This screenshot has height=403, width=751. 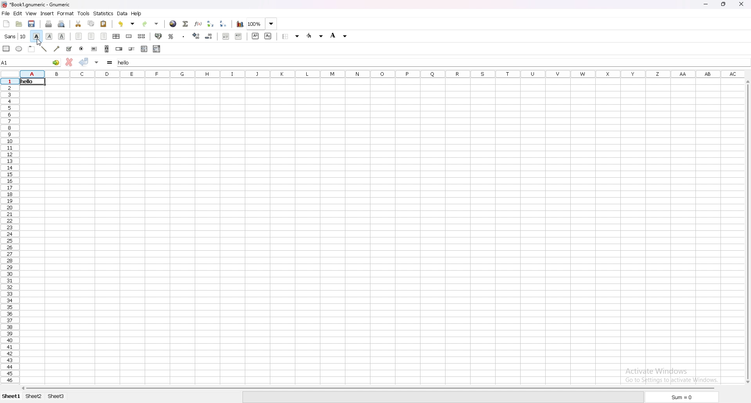 What do you see at coordinates (151, 24) in the screenshot?
I see `redo` at bounding box center [151, 24].